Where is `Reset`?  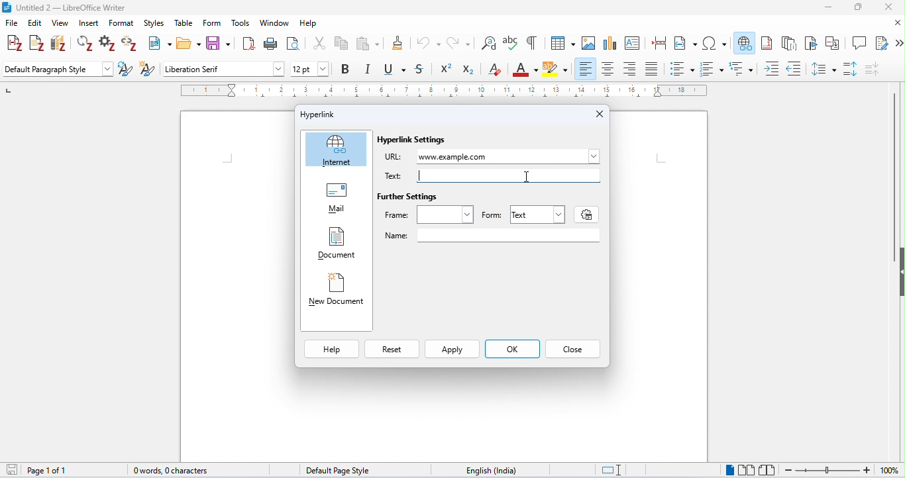
Reset is located at coordinates (396, 348).